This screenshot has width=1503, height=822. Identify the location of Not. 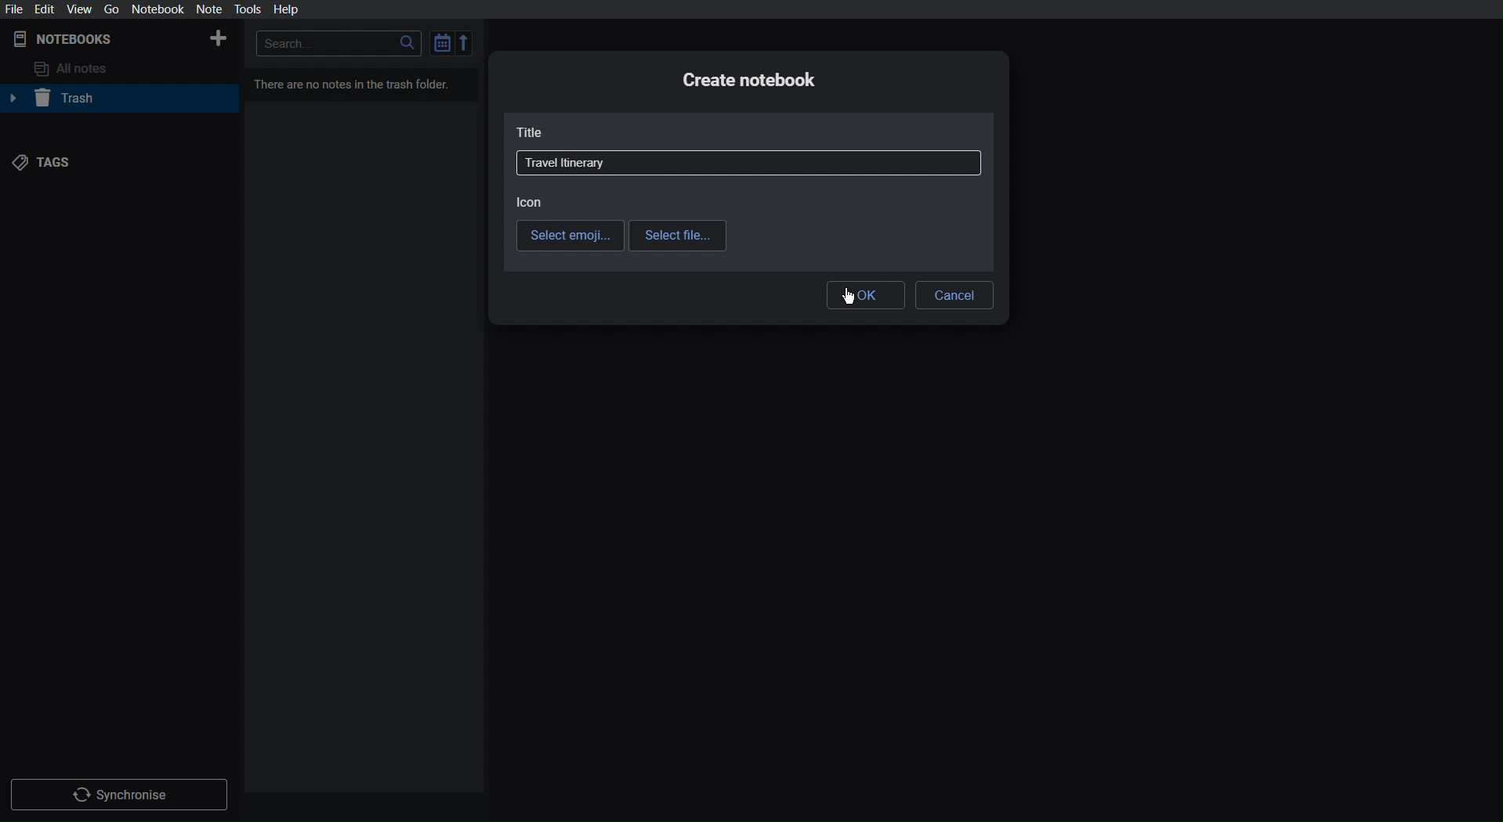
(210, 9).